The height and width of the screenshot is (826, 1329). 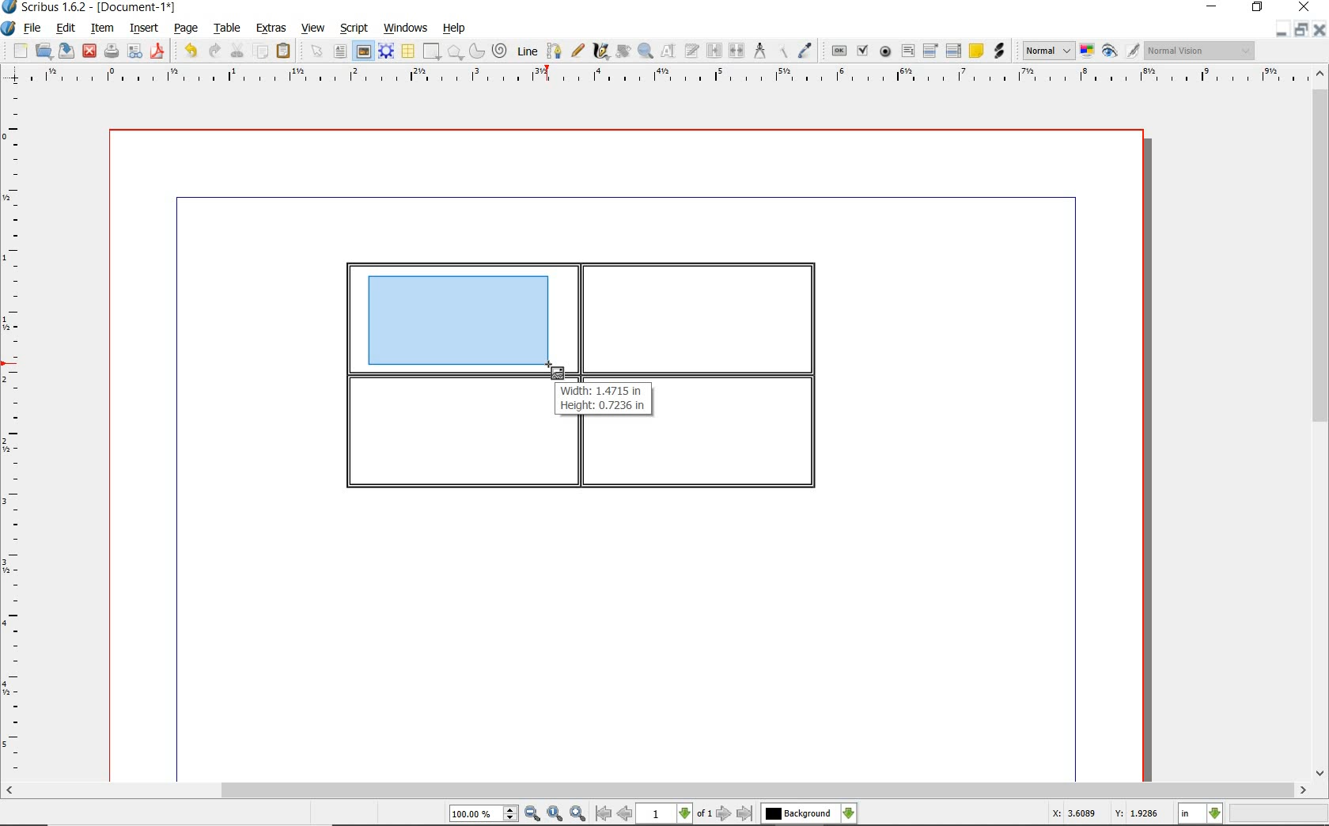 I want to click on close, so click(x=89, y=50).